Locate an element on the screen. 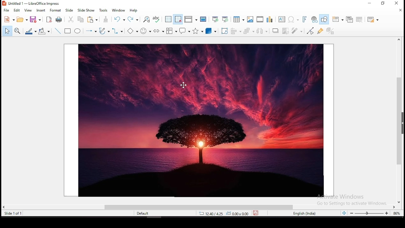  toggle point edit mode is located at coordinates (310, 31).